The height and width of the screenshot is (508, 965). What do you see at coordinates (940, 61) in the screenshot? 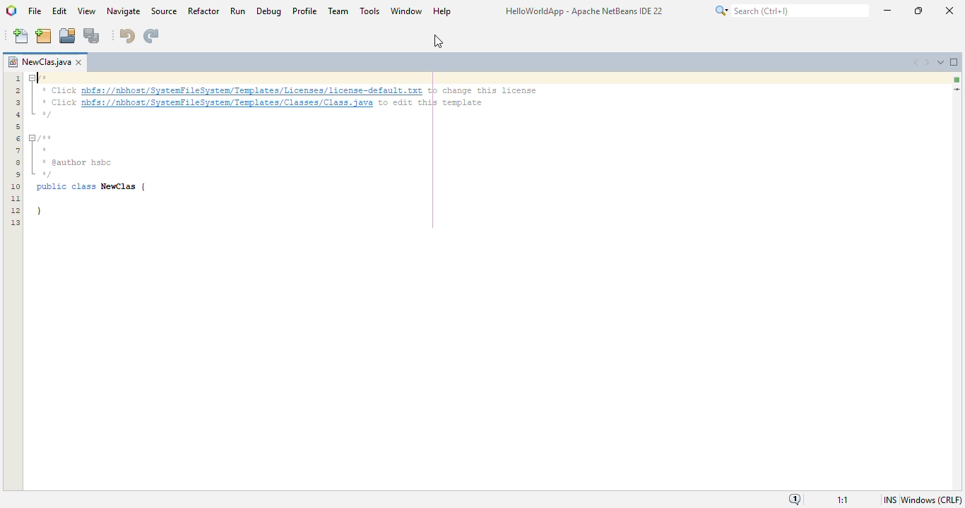
I see `show opened documents list` at bounding box center [940, 61].